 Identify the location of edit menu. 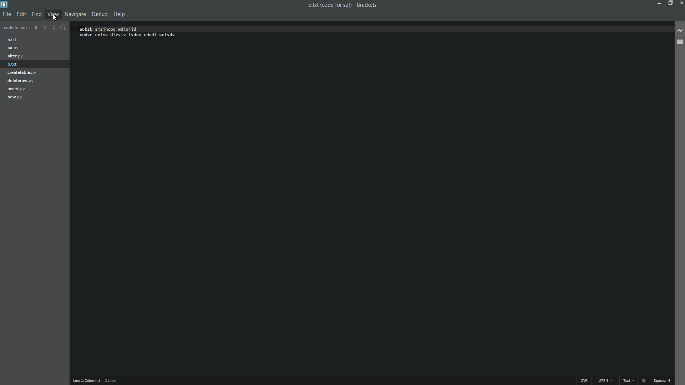
(21, 14).